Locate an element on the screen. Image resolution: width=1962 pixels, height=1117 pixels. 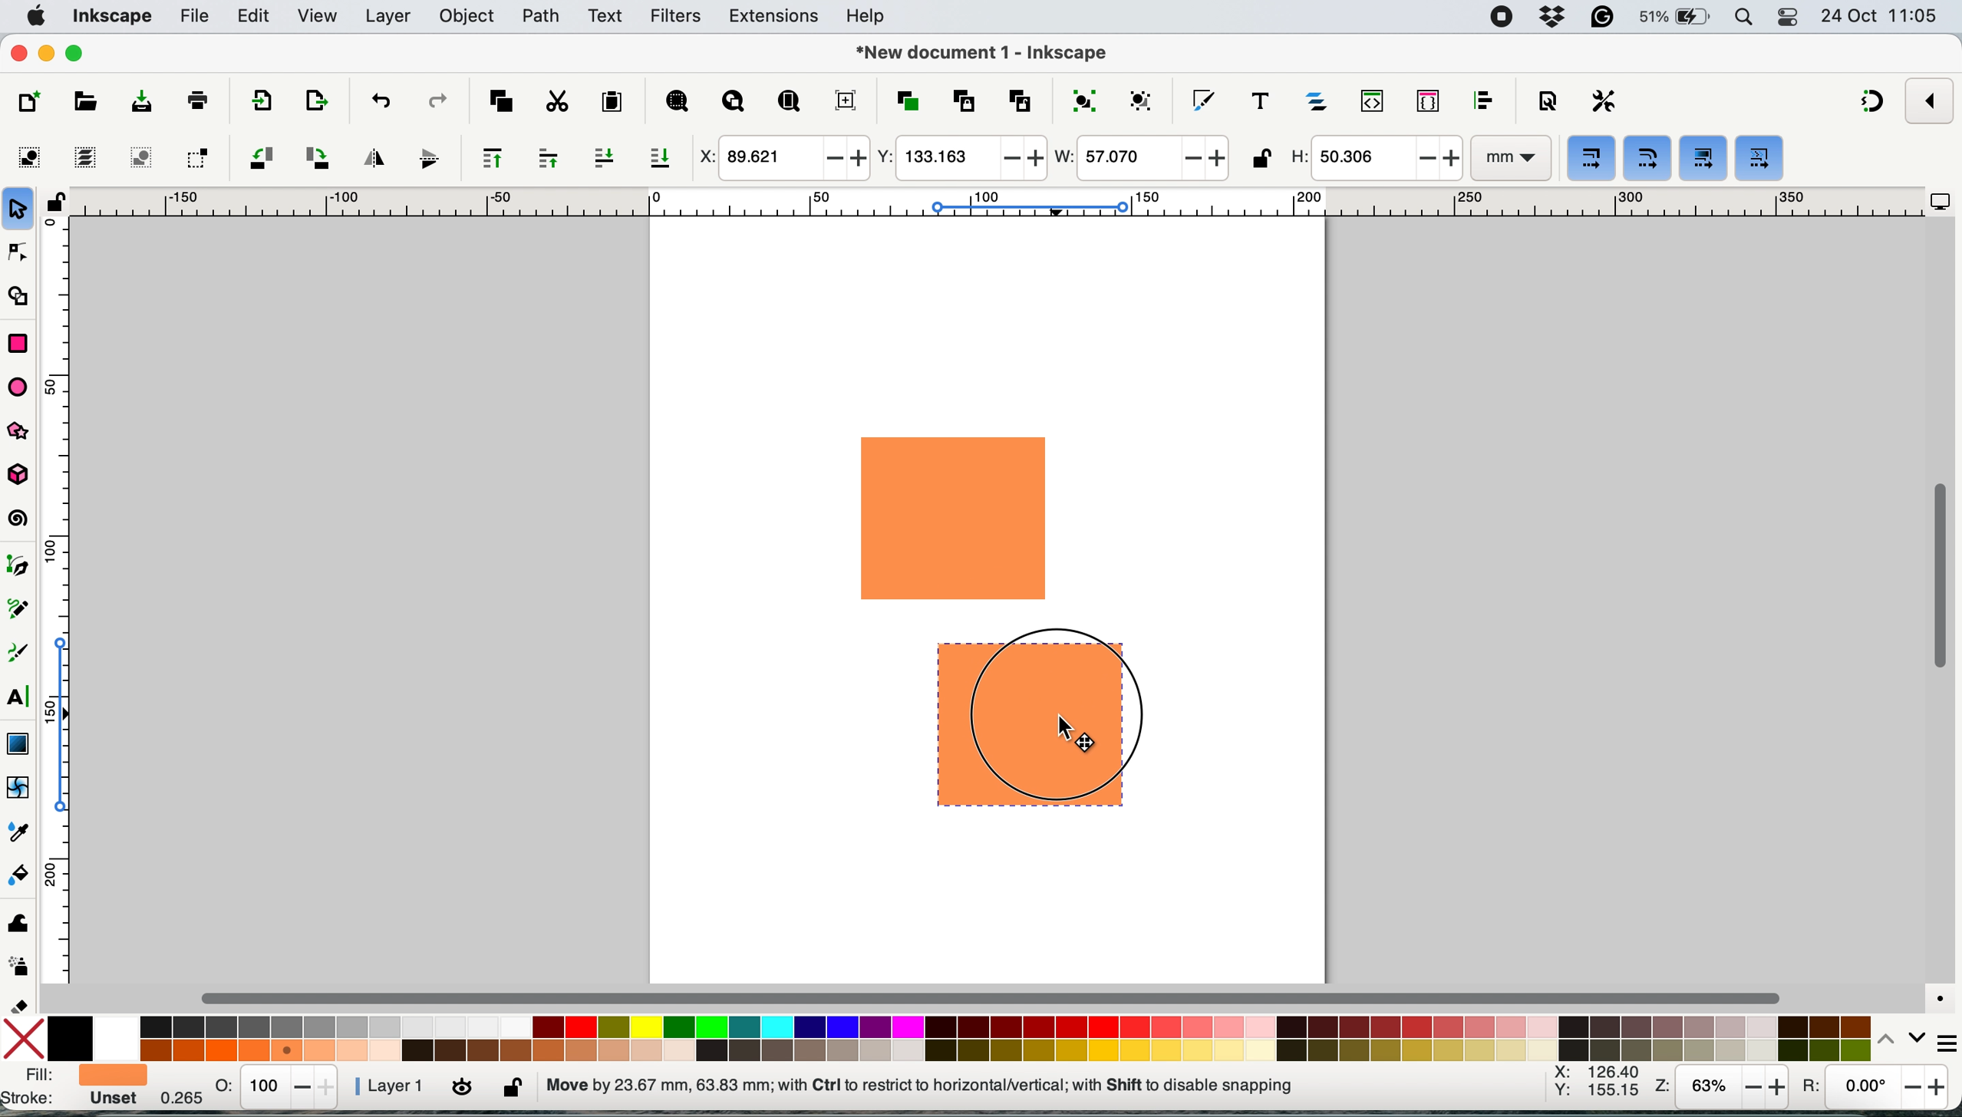
ungroup is located at coordinates (1143, 99).